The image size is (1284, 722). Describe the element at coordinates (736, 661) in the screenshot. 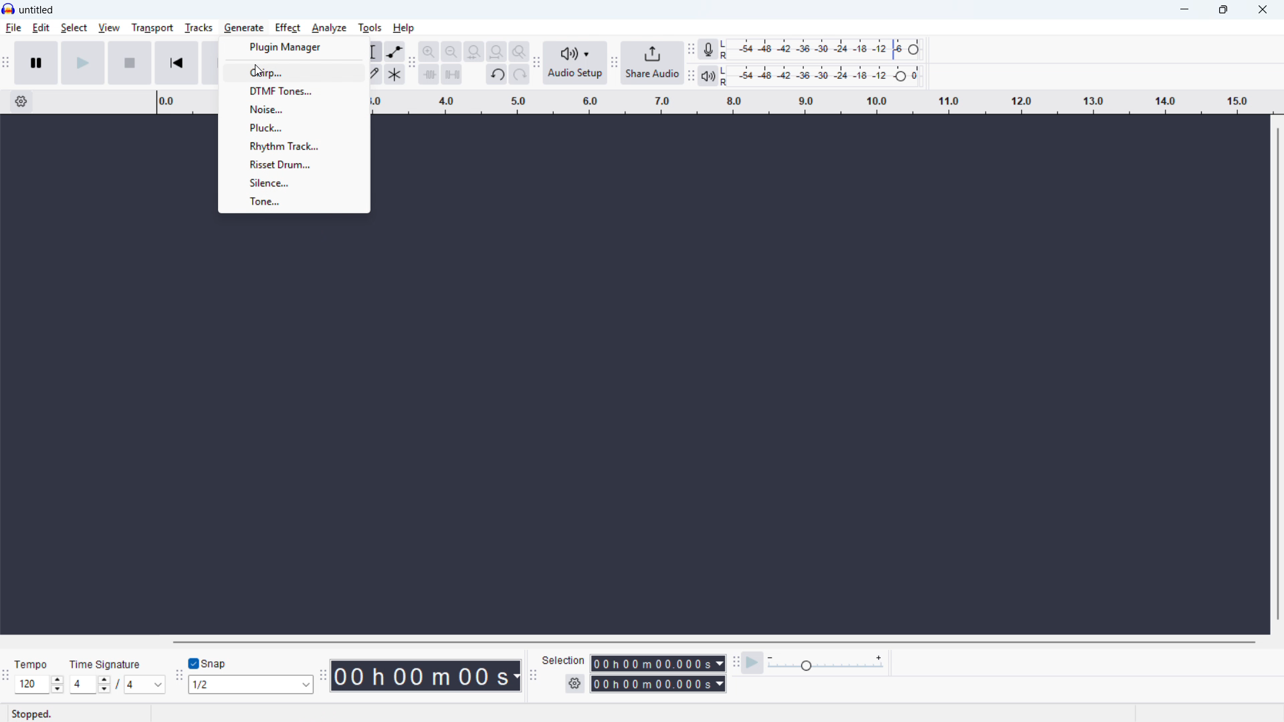

I see `Play at speed toolbar ` at that location.